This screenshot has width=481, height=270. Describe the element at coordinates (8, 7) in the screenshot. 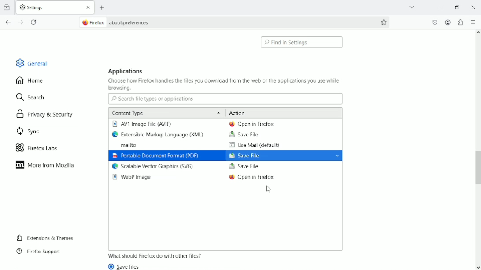

I see `View recent browsing` at that location.